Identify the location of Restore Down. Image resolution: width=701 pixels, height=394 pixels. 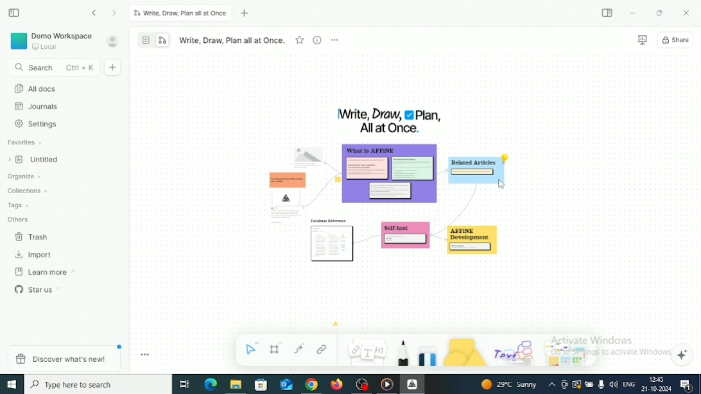
(661, 13).